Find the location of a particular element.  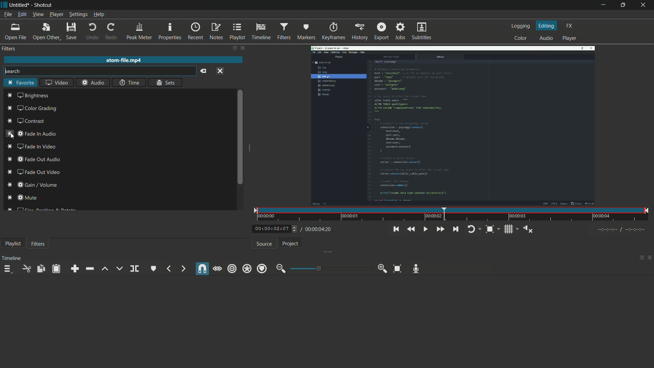

quickly play forward is located at coordinates (441, 229).